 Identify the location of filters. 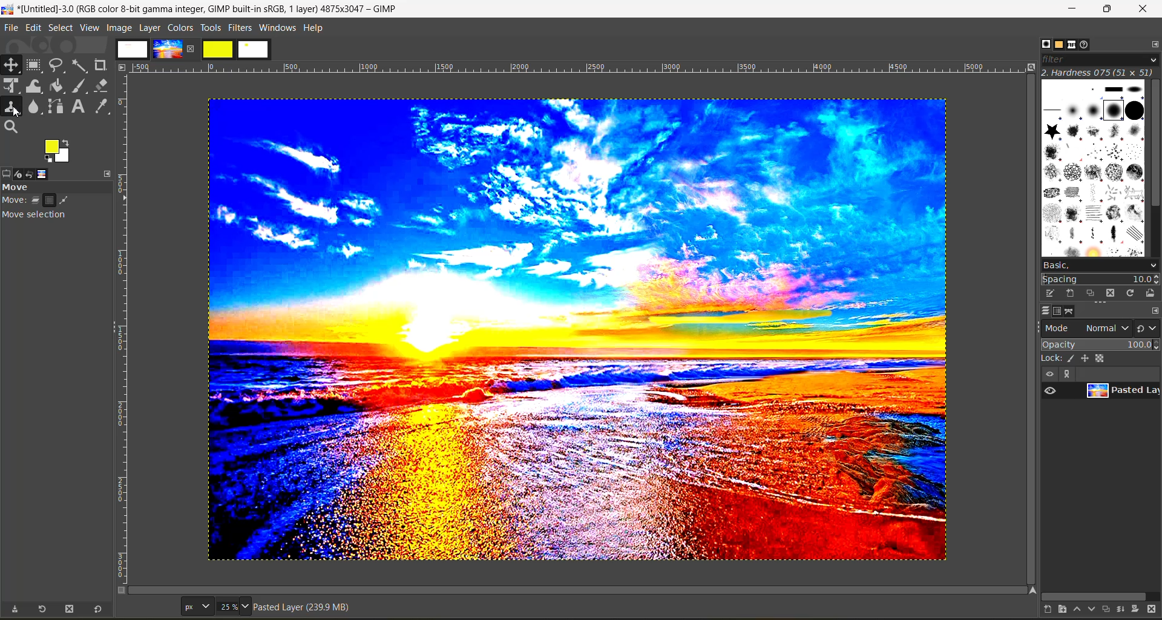
(241, 27).